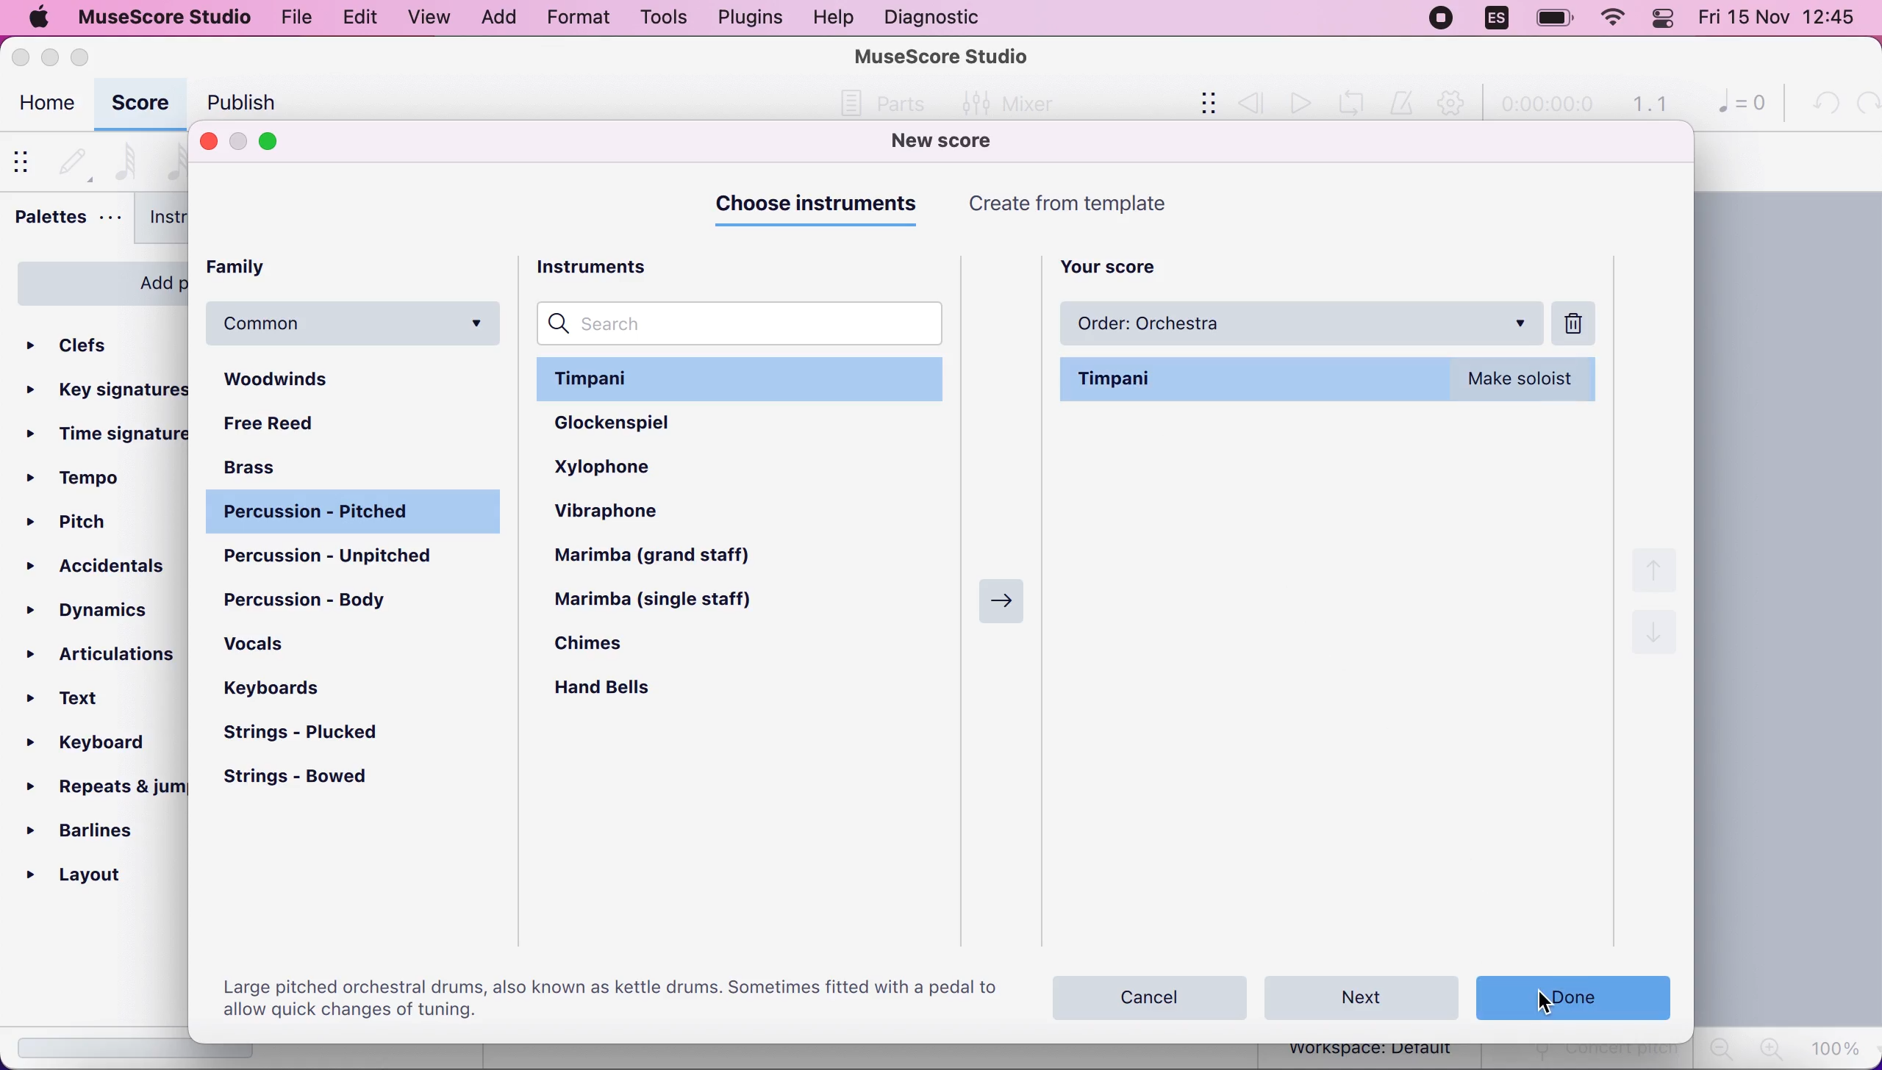 The width and height of the screenshot is (1882, 1070). Describe the element at coordinates (126, 159) in the screenshot. I see `64th note` at that location.